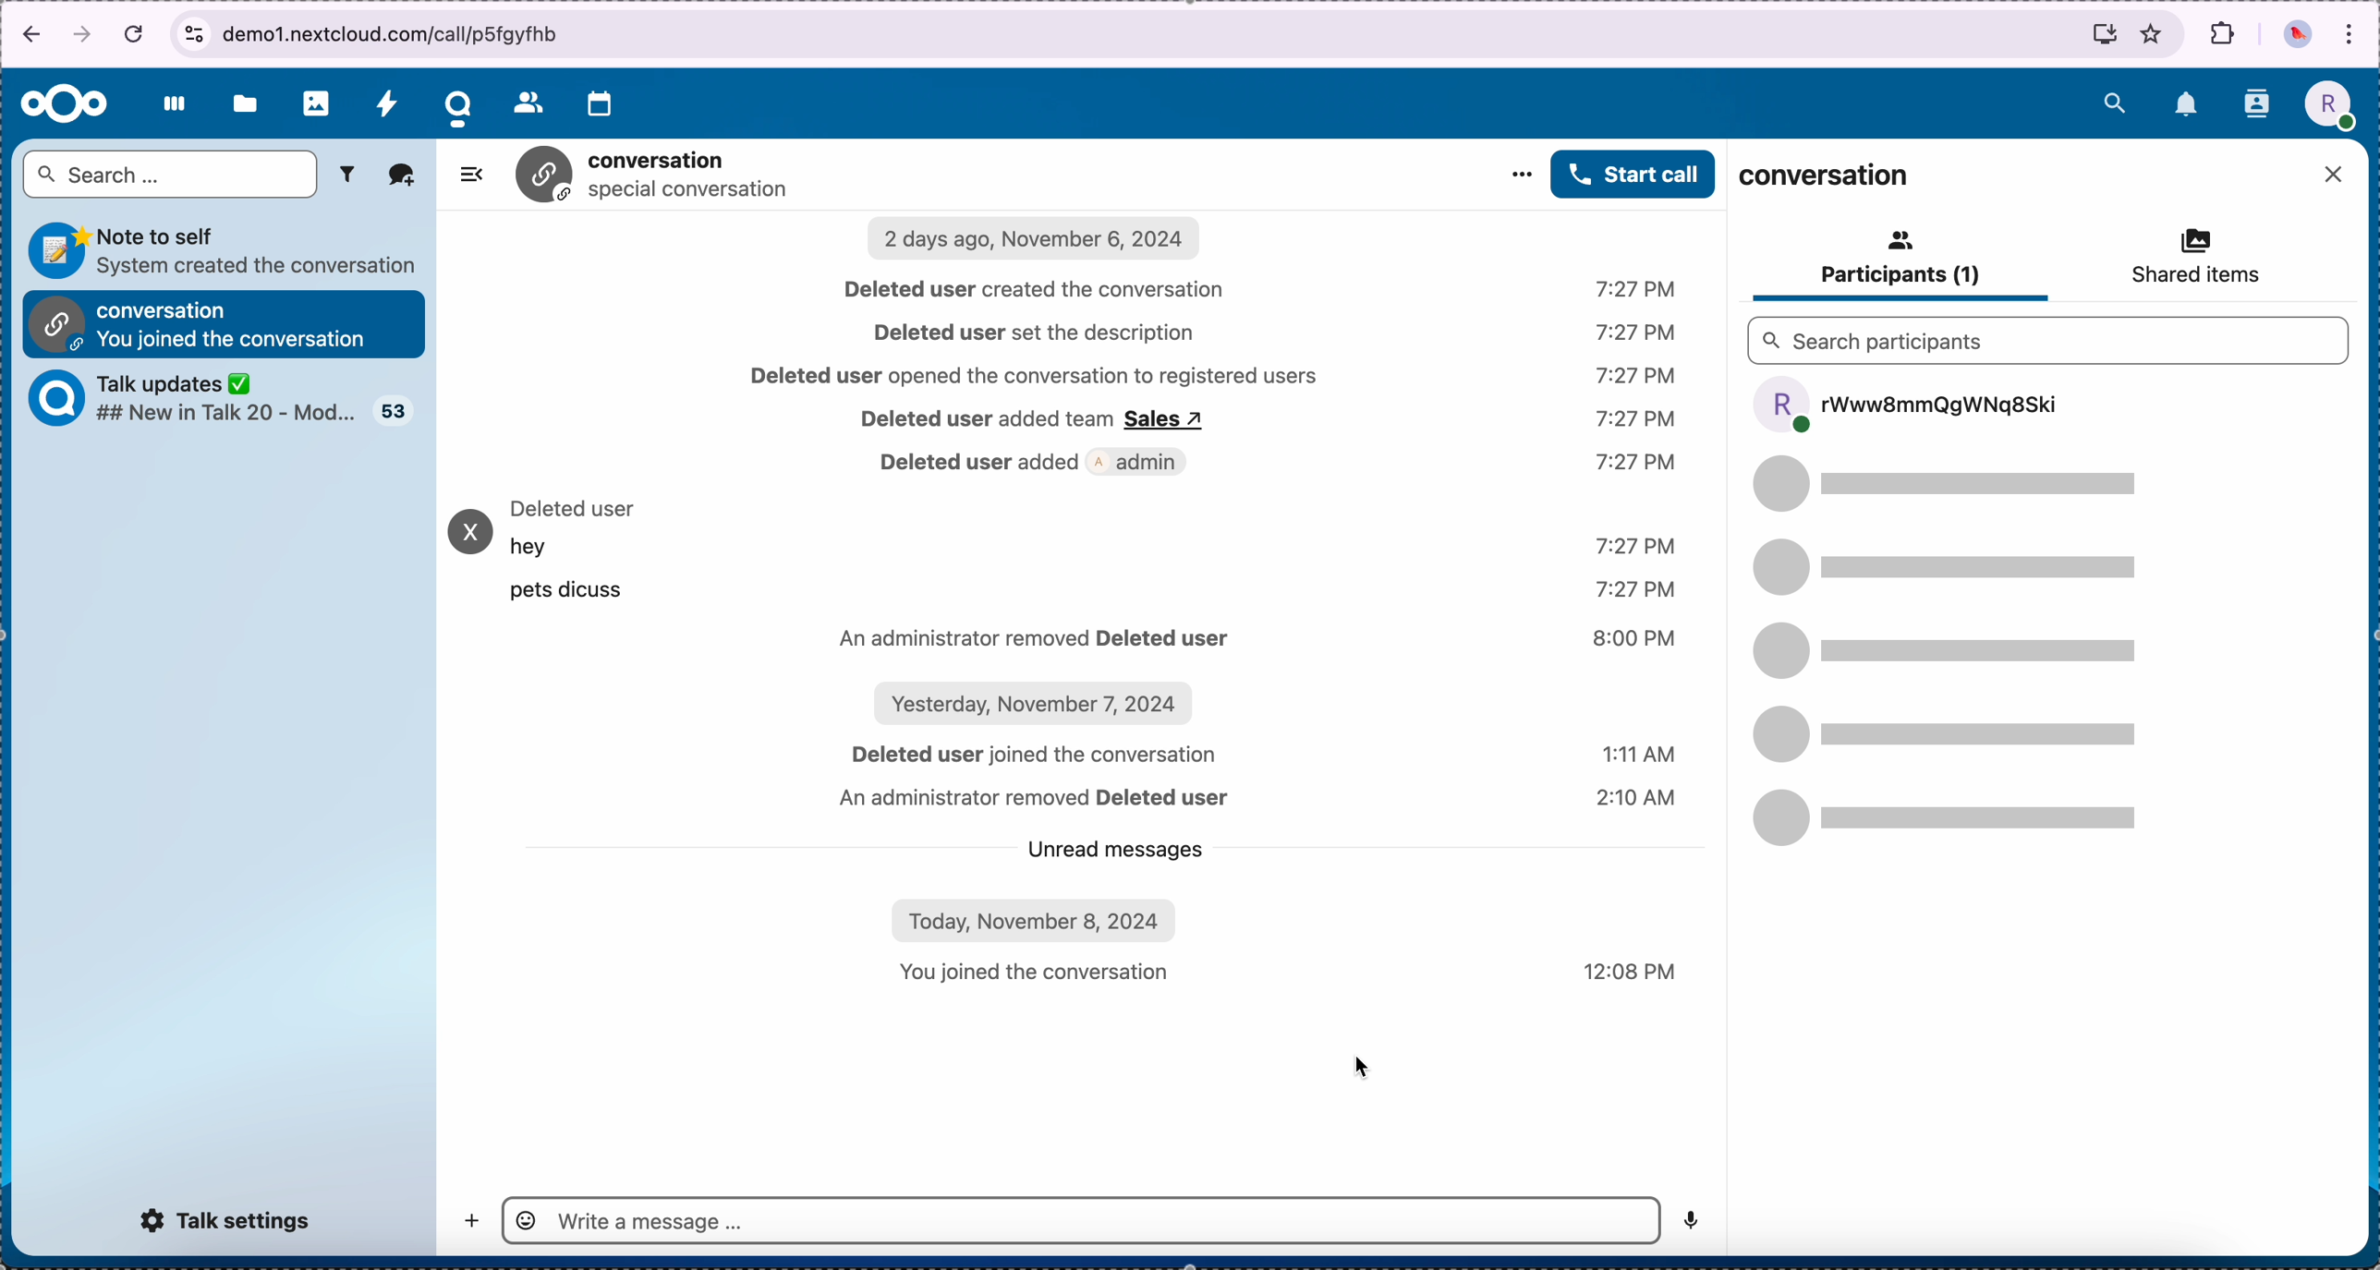 The width and height of the screenshot is (2380, 1270). What do you see at coordinates (247, 101) in the screenshot?
I see `files` at bounding box center [247, 101].